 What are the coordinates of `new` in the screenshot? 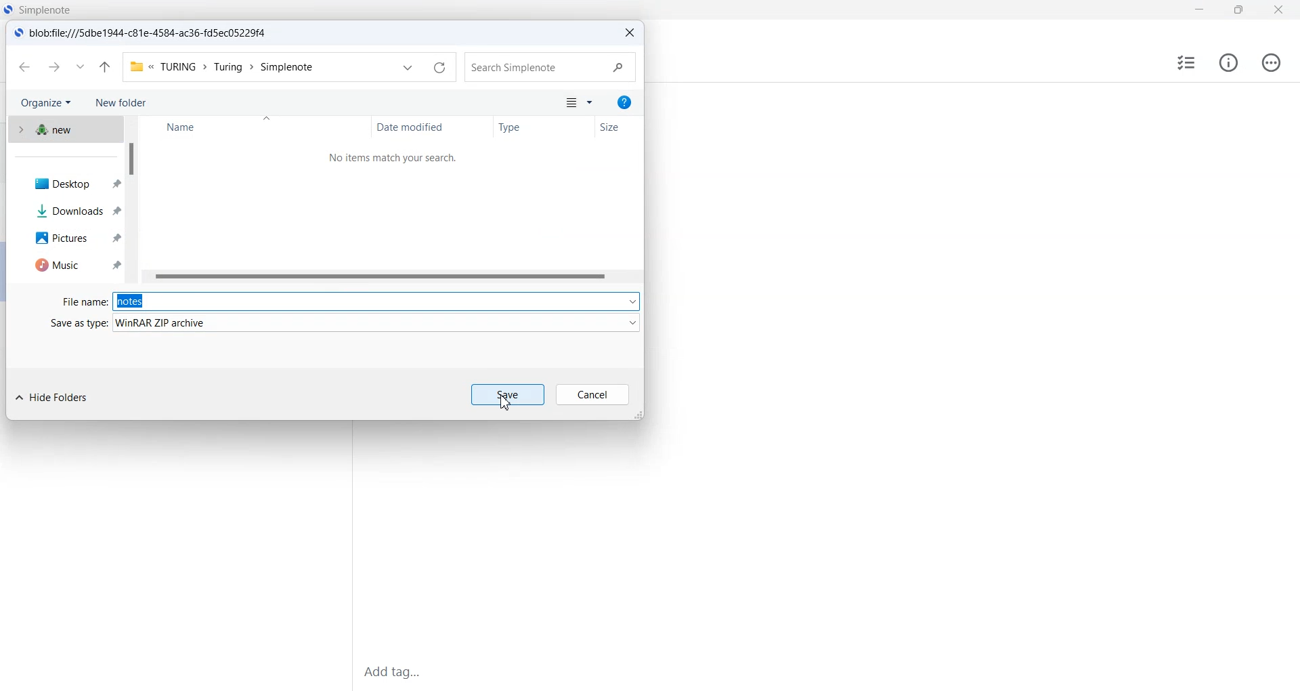 It's located at (63, 131).